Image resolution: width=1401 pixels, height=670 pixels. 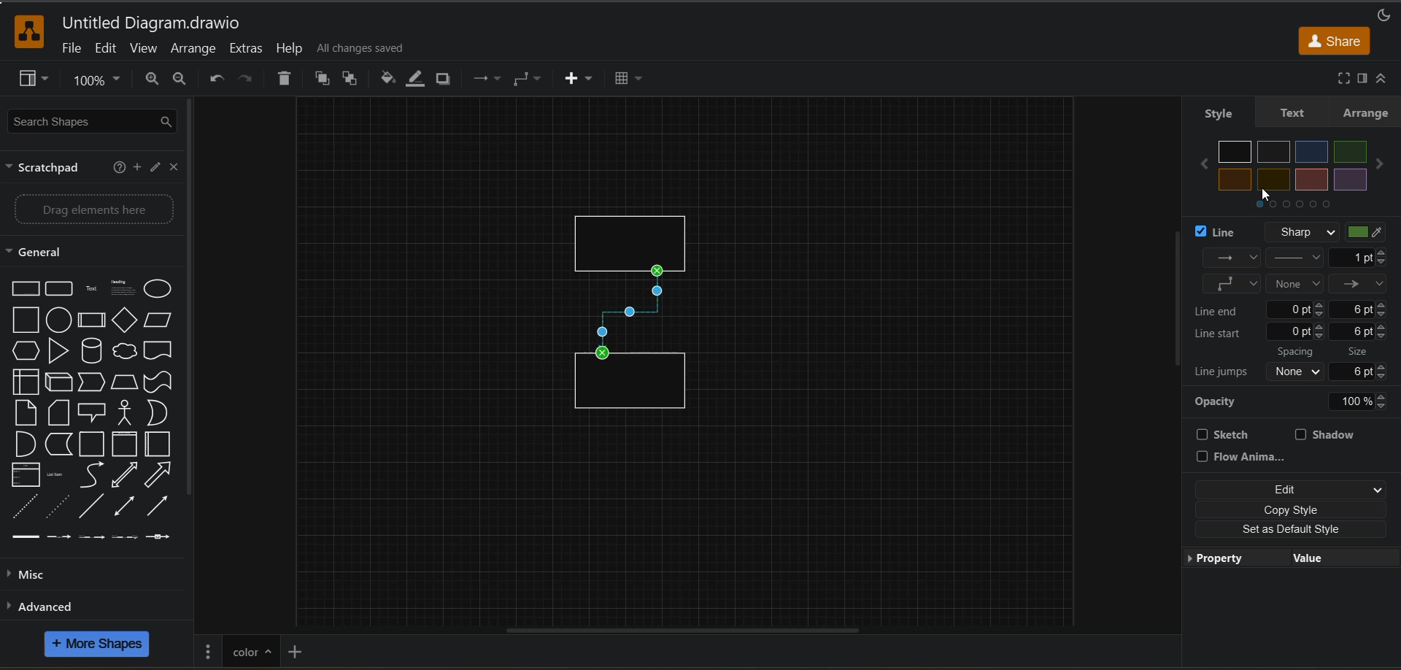 I want to click on Spacing, so click(x=1298, y=351).